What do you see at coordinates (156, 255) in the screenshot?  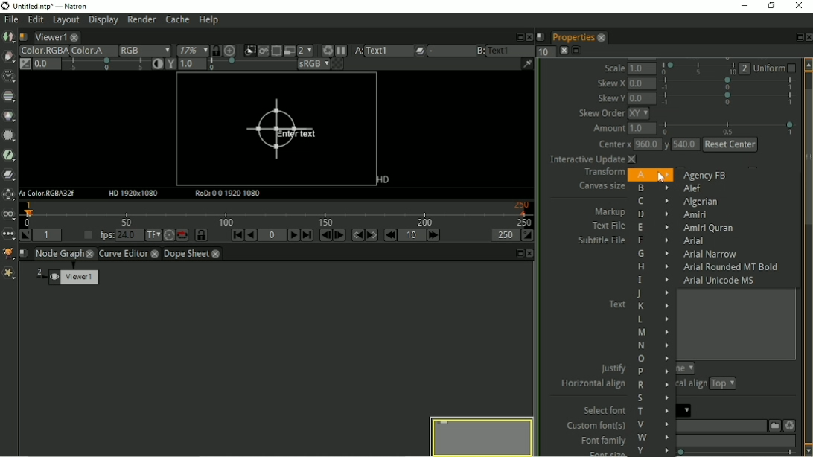 I see `close` at bounding box center [156, 255].